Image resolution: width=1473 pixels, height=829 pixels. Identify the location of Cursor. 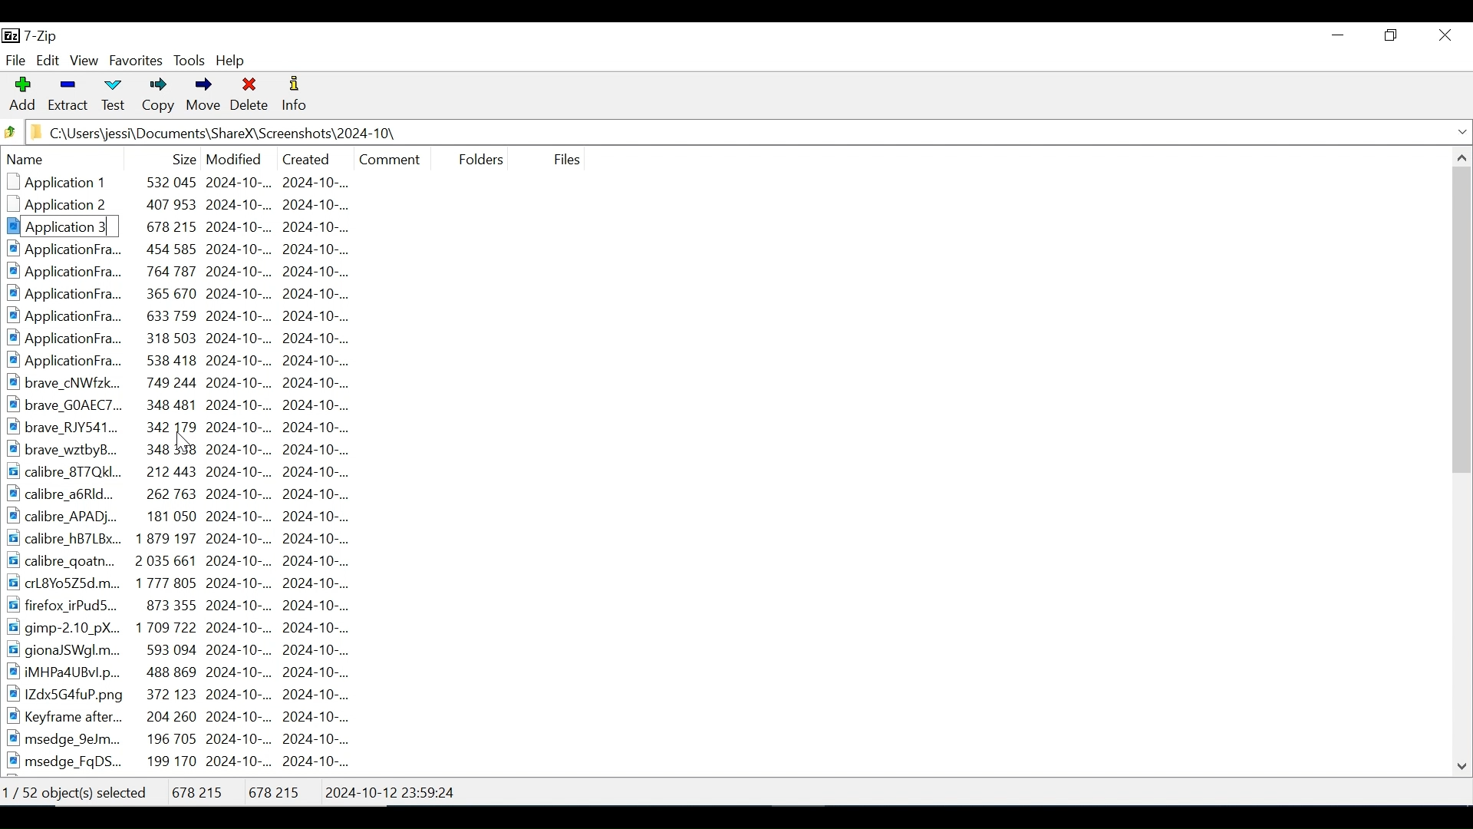
(184, 443).